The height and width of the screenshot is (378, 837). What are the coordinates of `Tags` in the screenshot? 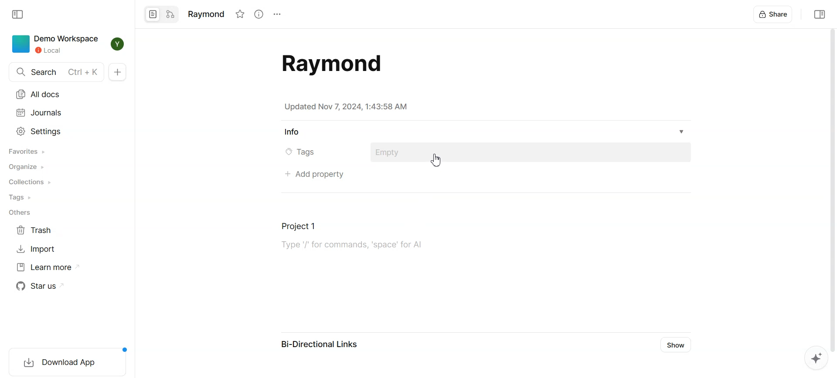 It's located at (22, 197).